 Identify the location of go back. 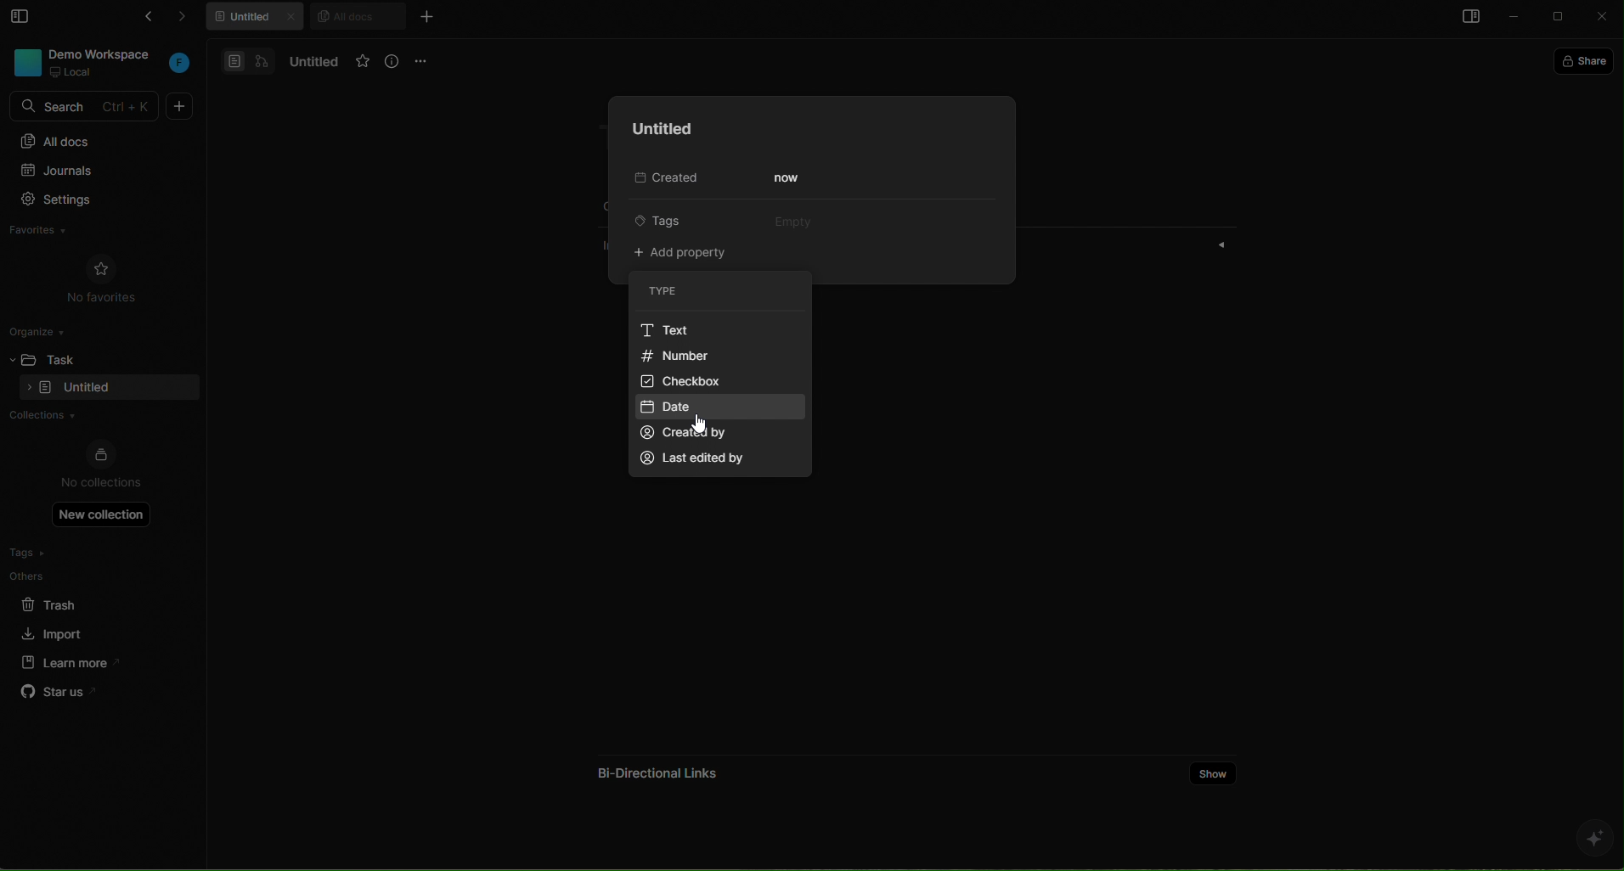
(144, 20).